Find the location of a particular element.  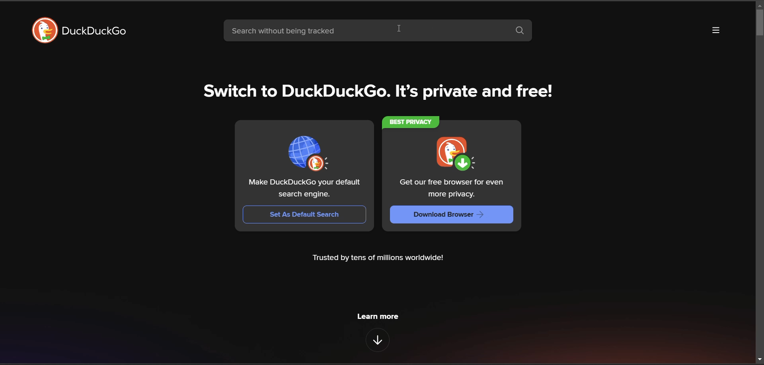

search bar is located at coordinates (363, 30).